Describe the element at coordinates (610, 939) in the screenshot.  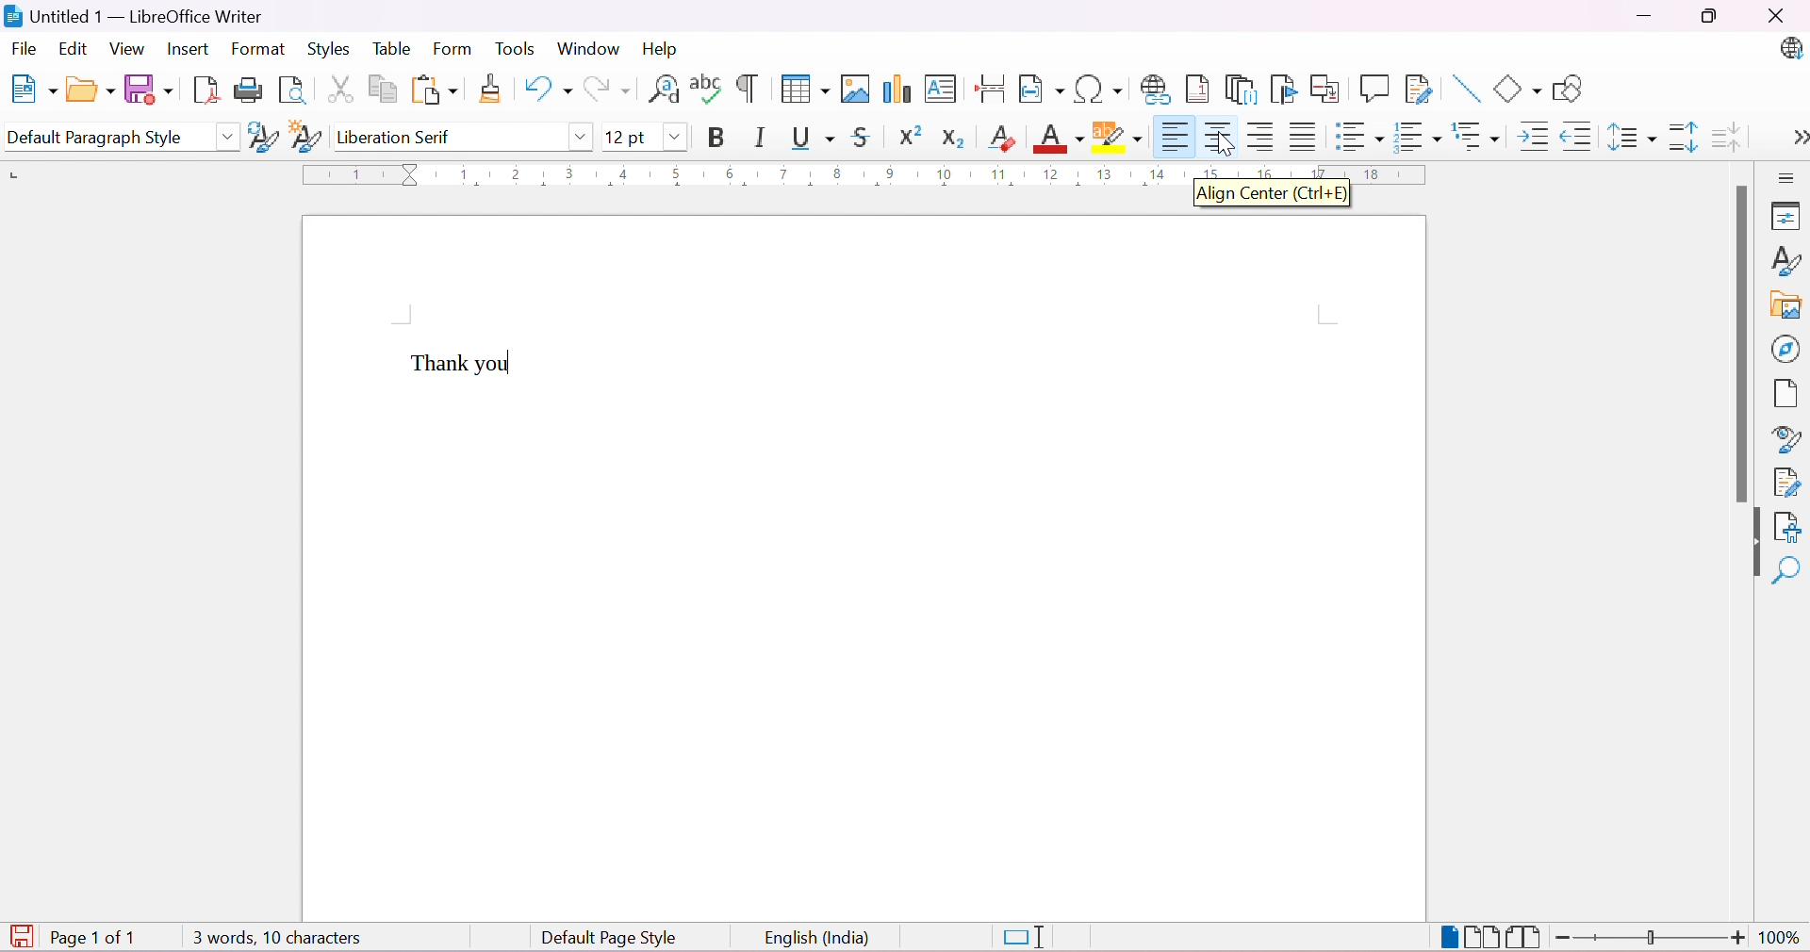
I see `Default Page Style` at that location.